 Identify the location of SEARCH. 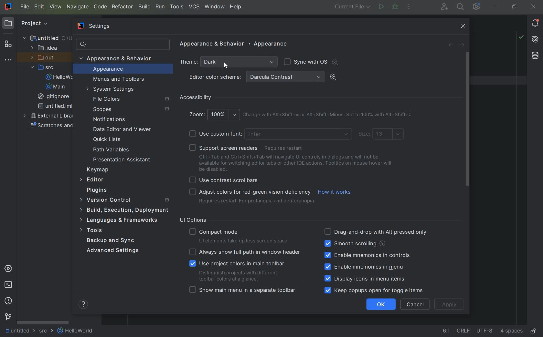
(461, 7).